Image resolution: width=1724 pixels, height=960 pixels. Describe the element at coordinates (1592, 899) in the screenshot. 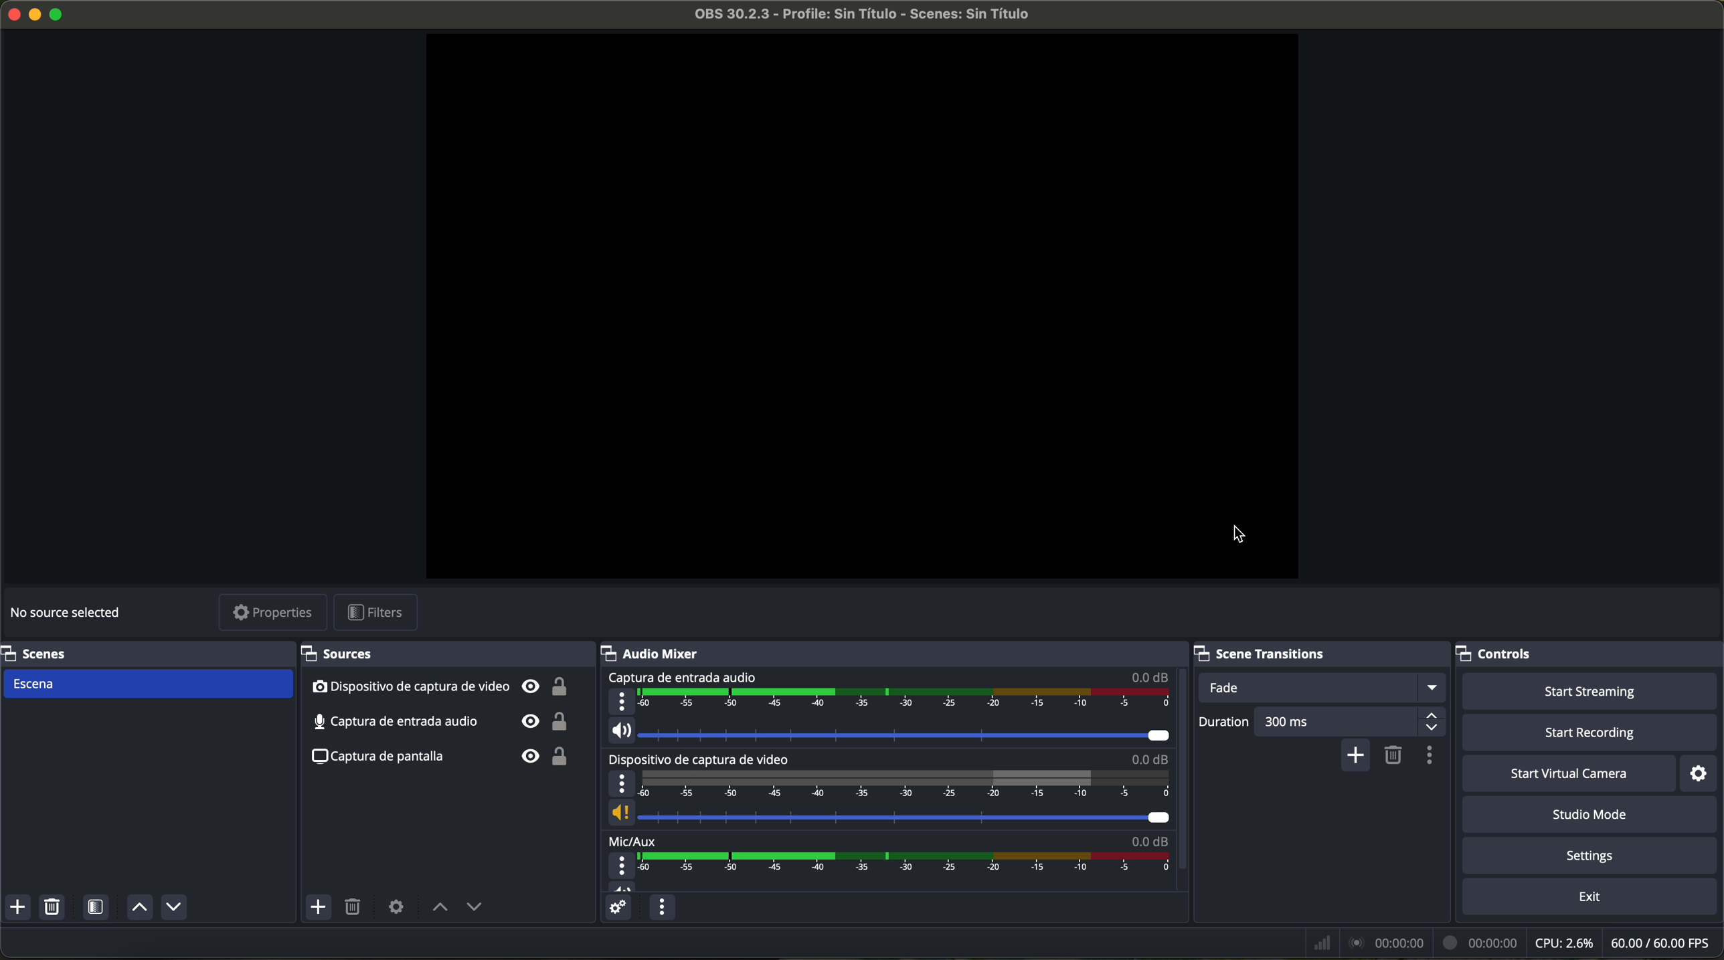

I see `exit` at that location.